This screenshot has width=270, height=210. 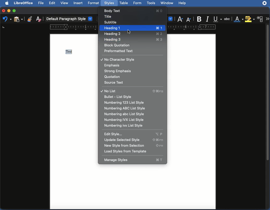 What do you see at coordinates (3, 10) in the screenshot?
I see `Close` at bounding box center [3, 10].